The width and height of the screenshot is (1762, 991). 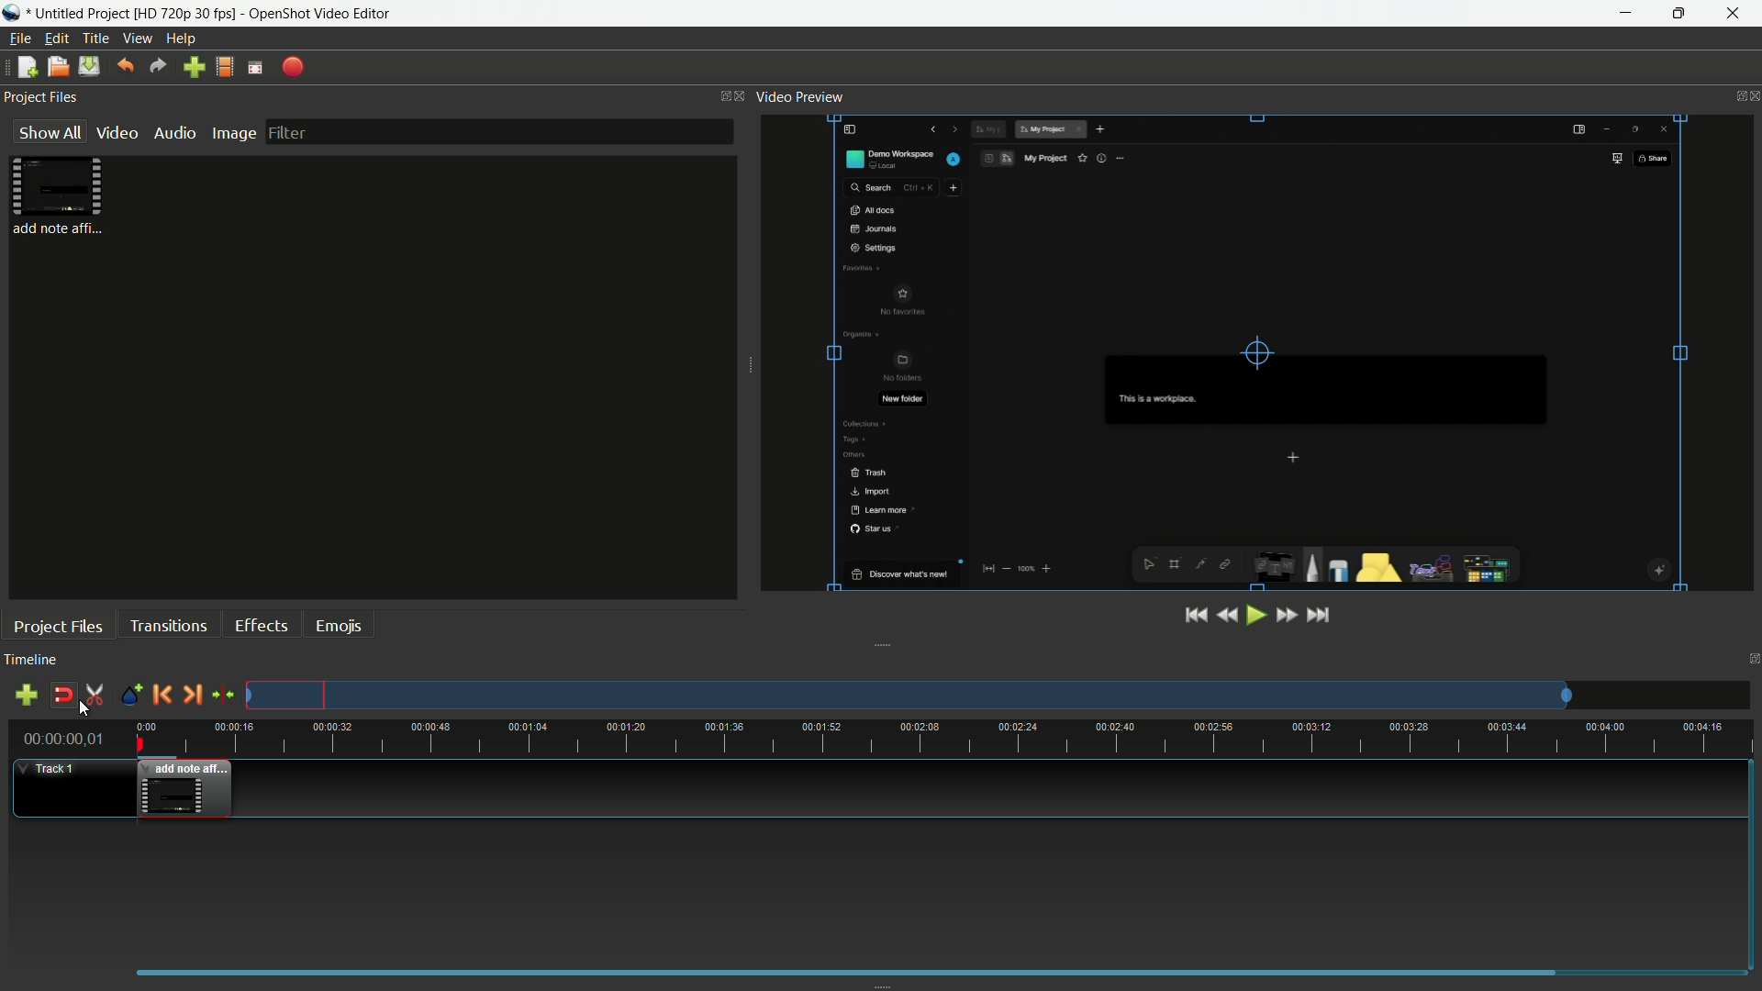 What do you see at coordinates (129, 696) in the screenshot?
I see `create marker` at bounding box center [129, 696].